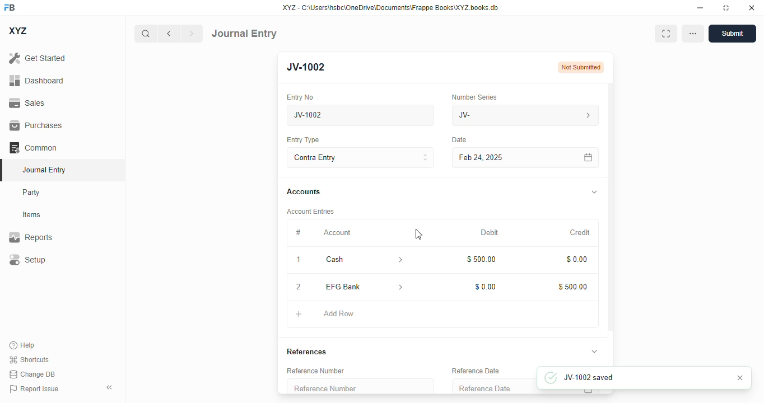 The image size is (764, 403). I want to click on change DB, so click(32, 374).